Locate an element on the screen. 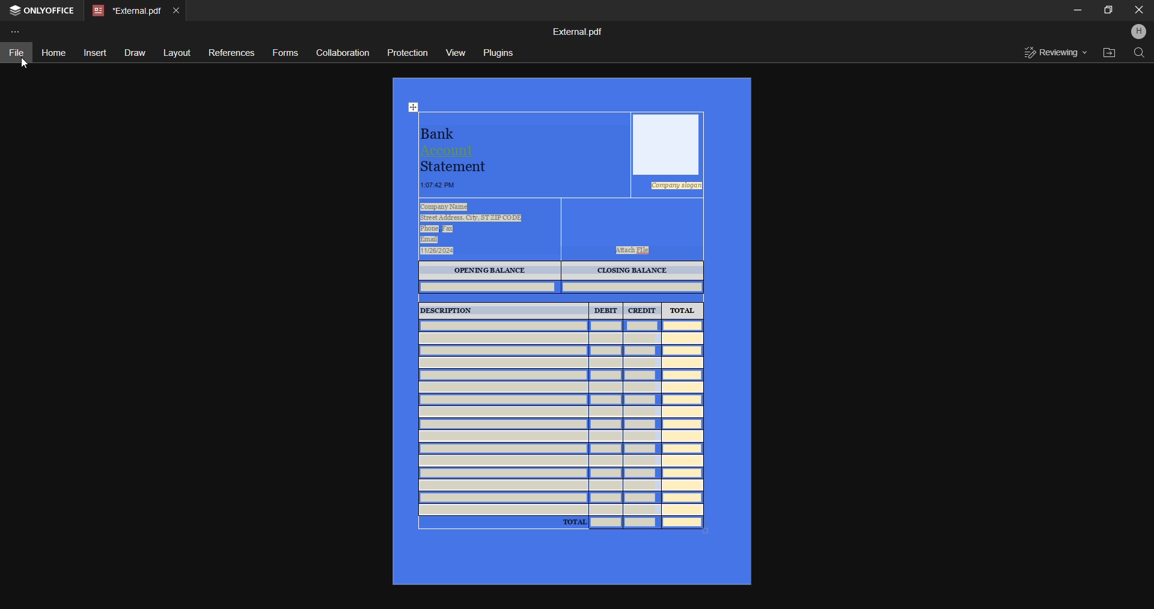 The width and height of the screenshot is (1154, 609). Layout is located at coordinates (174, 52).